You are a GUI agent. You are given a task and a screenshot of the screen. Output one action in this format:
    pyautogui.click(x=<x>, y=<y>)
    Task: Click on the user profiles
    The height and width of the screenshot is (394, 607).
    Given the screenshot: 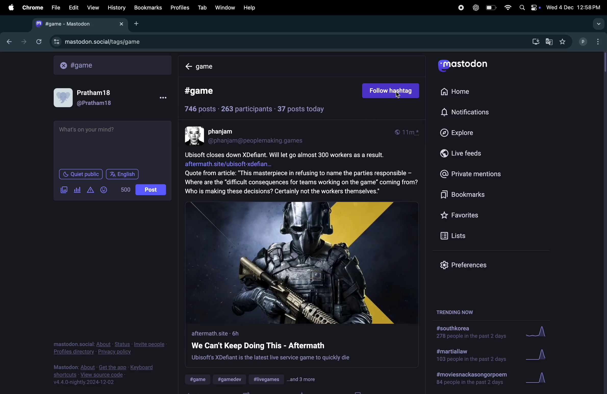 What is the action you would take?
    pyautogui.click(x=590, y=41)
    